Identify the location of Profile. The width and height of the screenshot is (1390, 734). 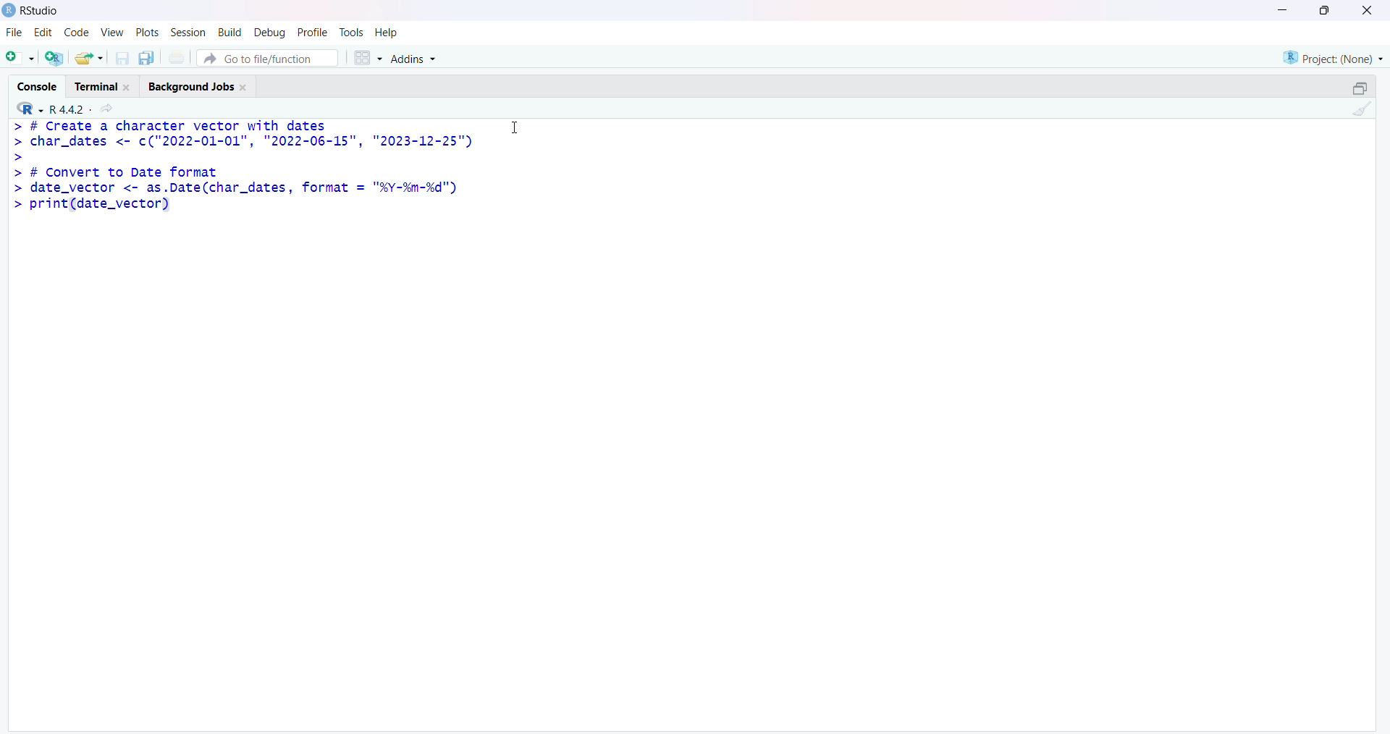
(311, 30).